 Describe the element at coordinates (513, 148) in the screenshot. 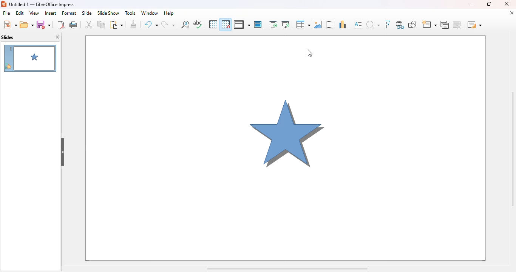

I see `vertical scroll bar` at that location.